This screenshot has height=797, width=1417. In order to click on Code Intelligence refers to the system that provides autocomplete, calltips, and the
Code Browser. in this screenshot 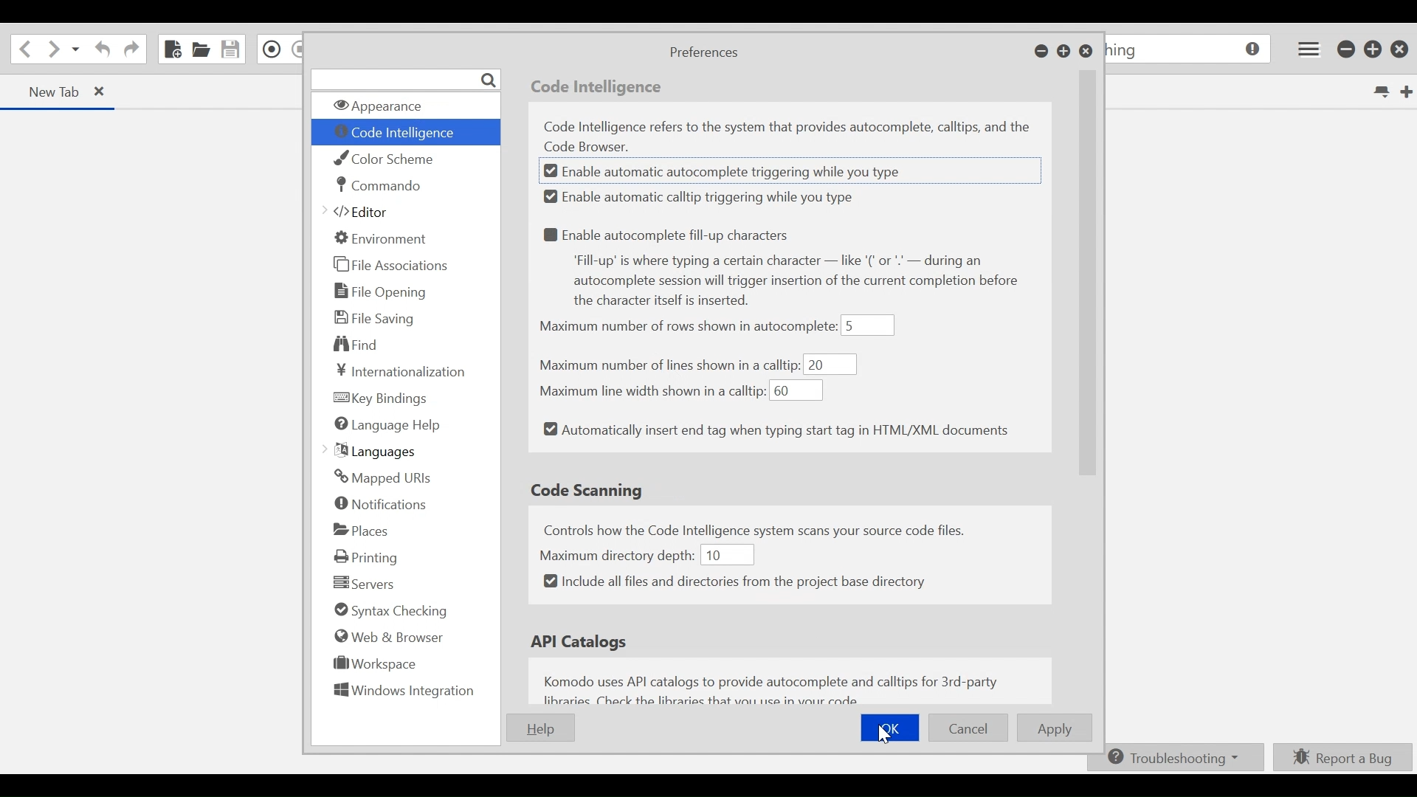, I will do `click(793, 137)`.